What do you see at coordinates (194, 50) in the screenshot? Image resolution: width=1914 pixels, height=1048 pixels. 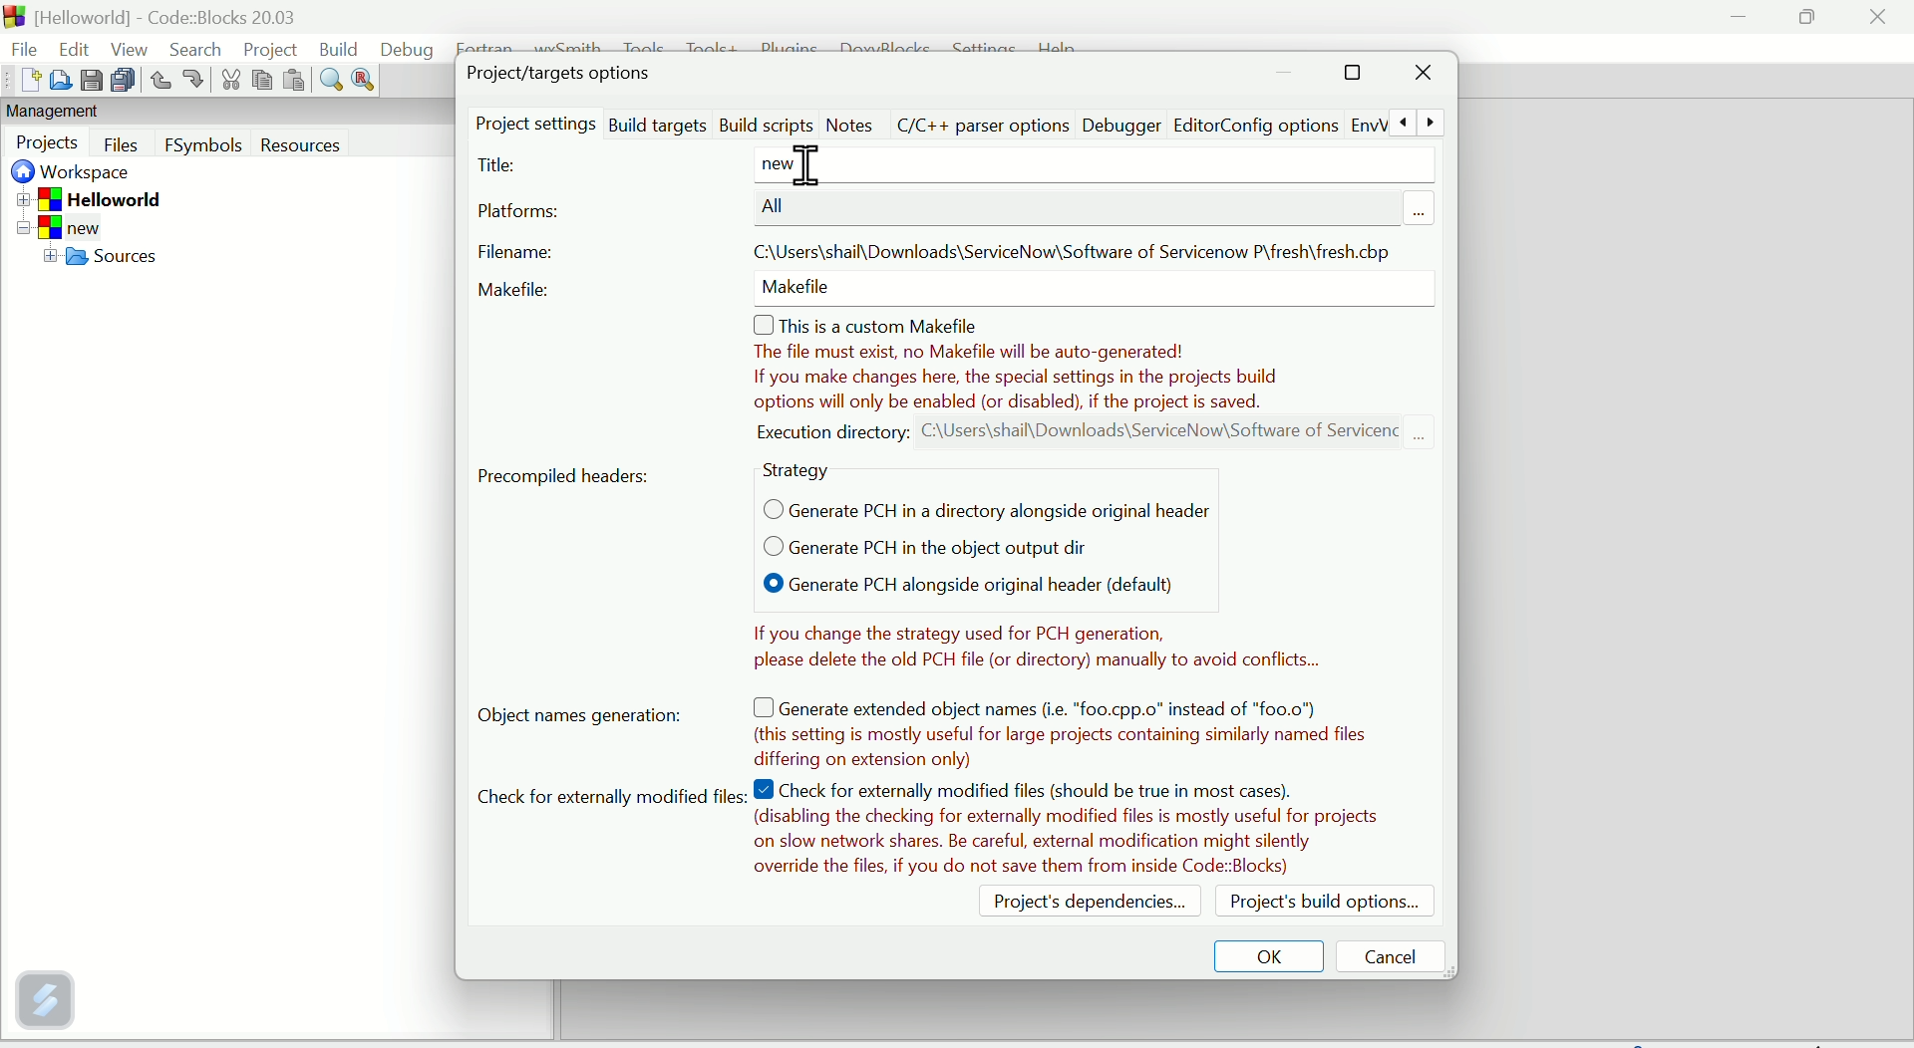 I see `Search` at bounding box center [194, 50].